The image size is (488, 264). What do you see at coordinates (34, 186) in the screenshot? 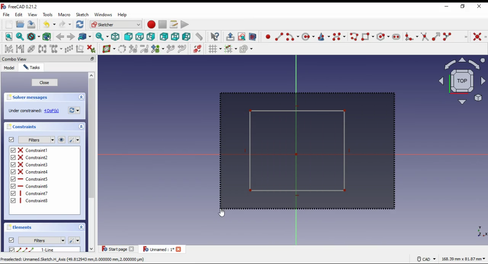
I see `on/off constraint 6` at bounding box center [34, 186].